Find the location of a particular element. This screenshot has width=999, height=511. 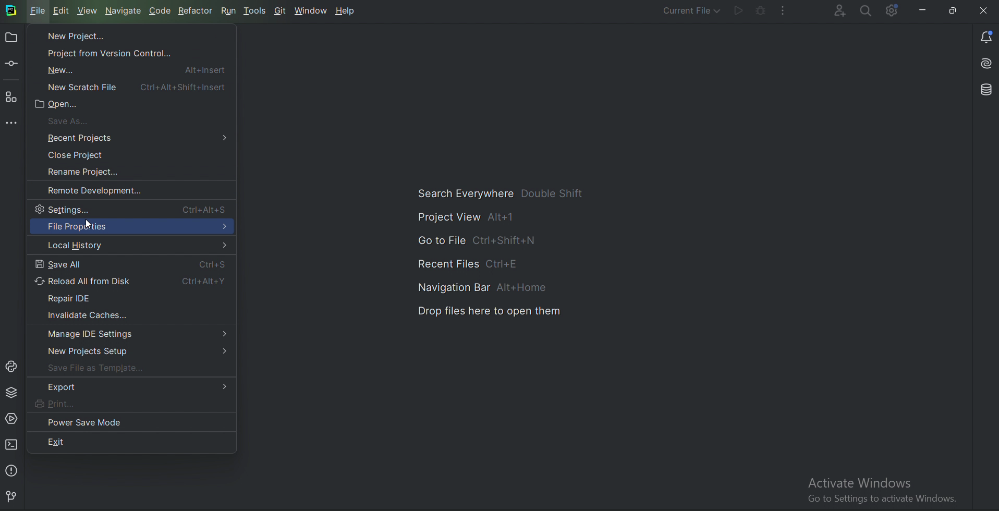

More tool windows is located at coordinates (14, 124).